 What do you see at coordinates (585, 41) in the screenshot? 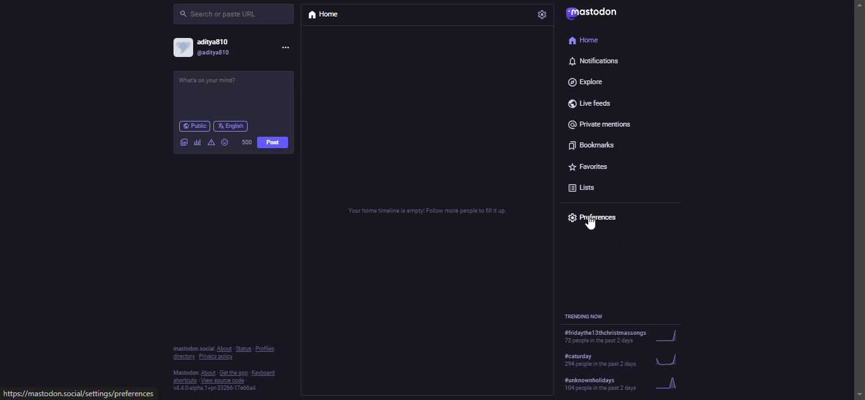
I see `home` at bounding box center [585, 41].